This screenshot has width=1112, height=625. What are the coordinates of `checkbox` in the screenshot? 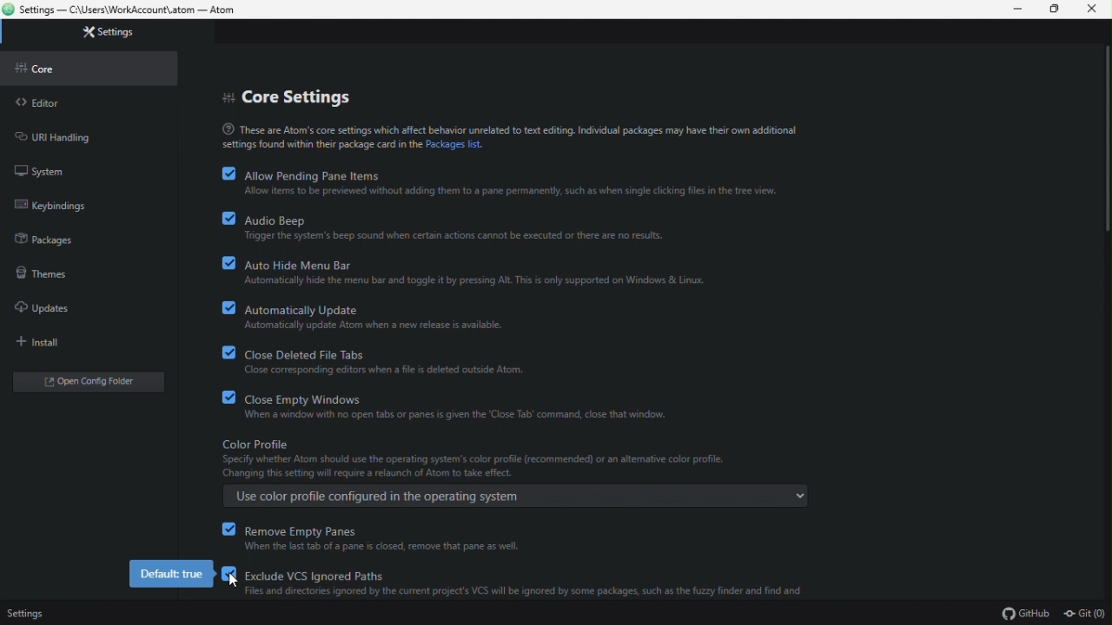 It's located at (230, 530).